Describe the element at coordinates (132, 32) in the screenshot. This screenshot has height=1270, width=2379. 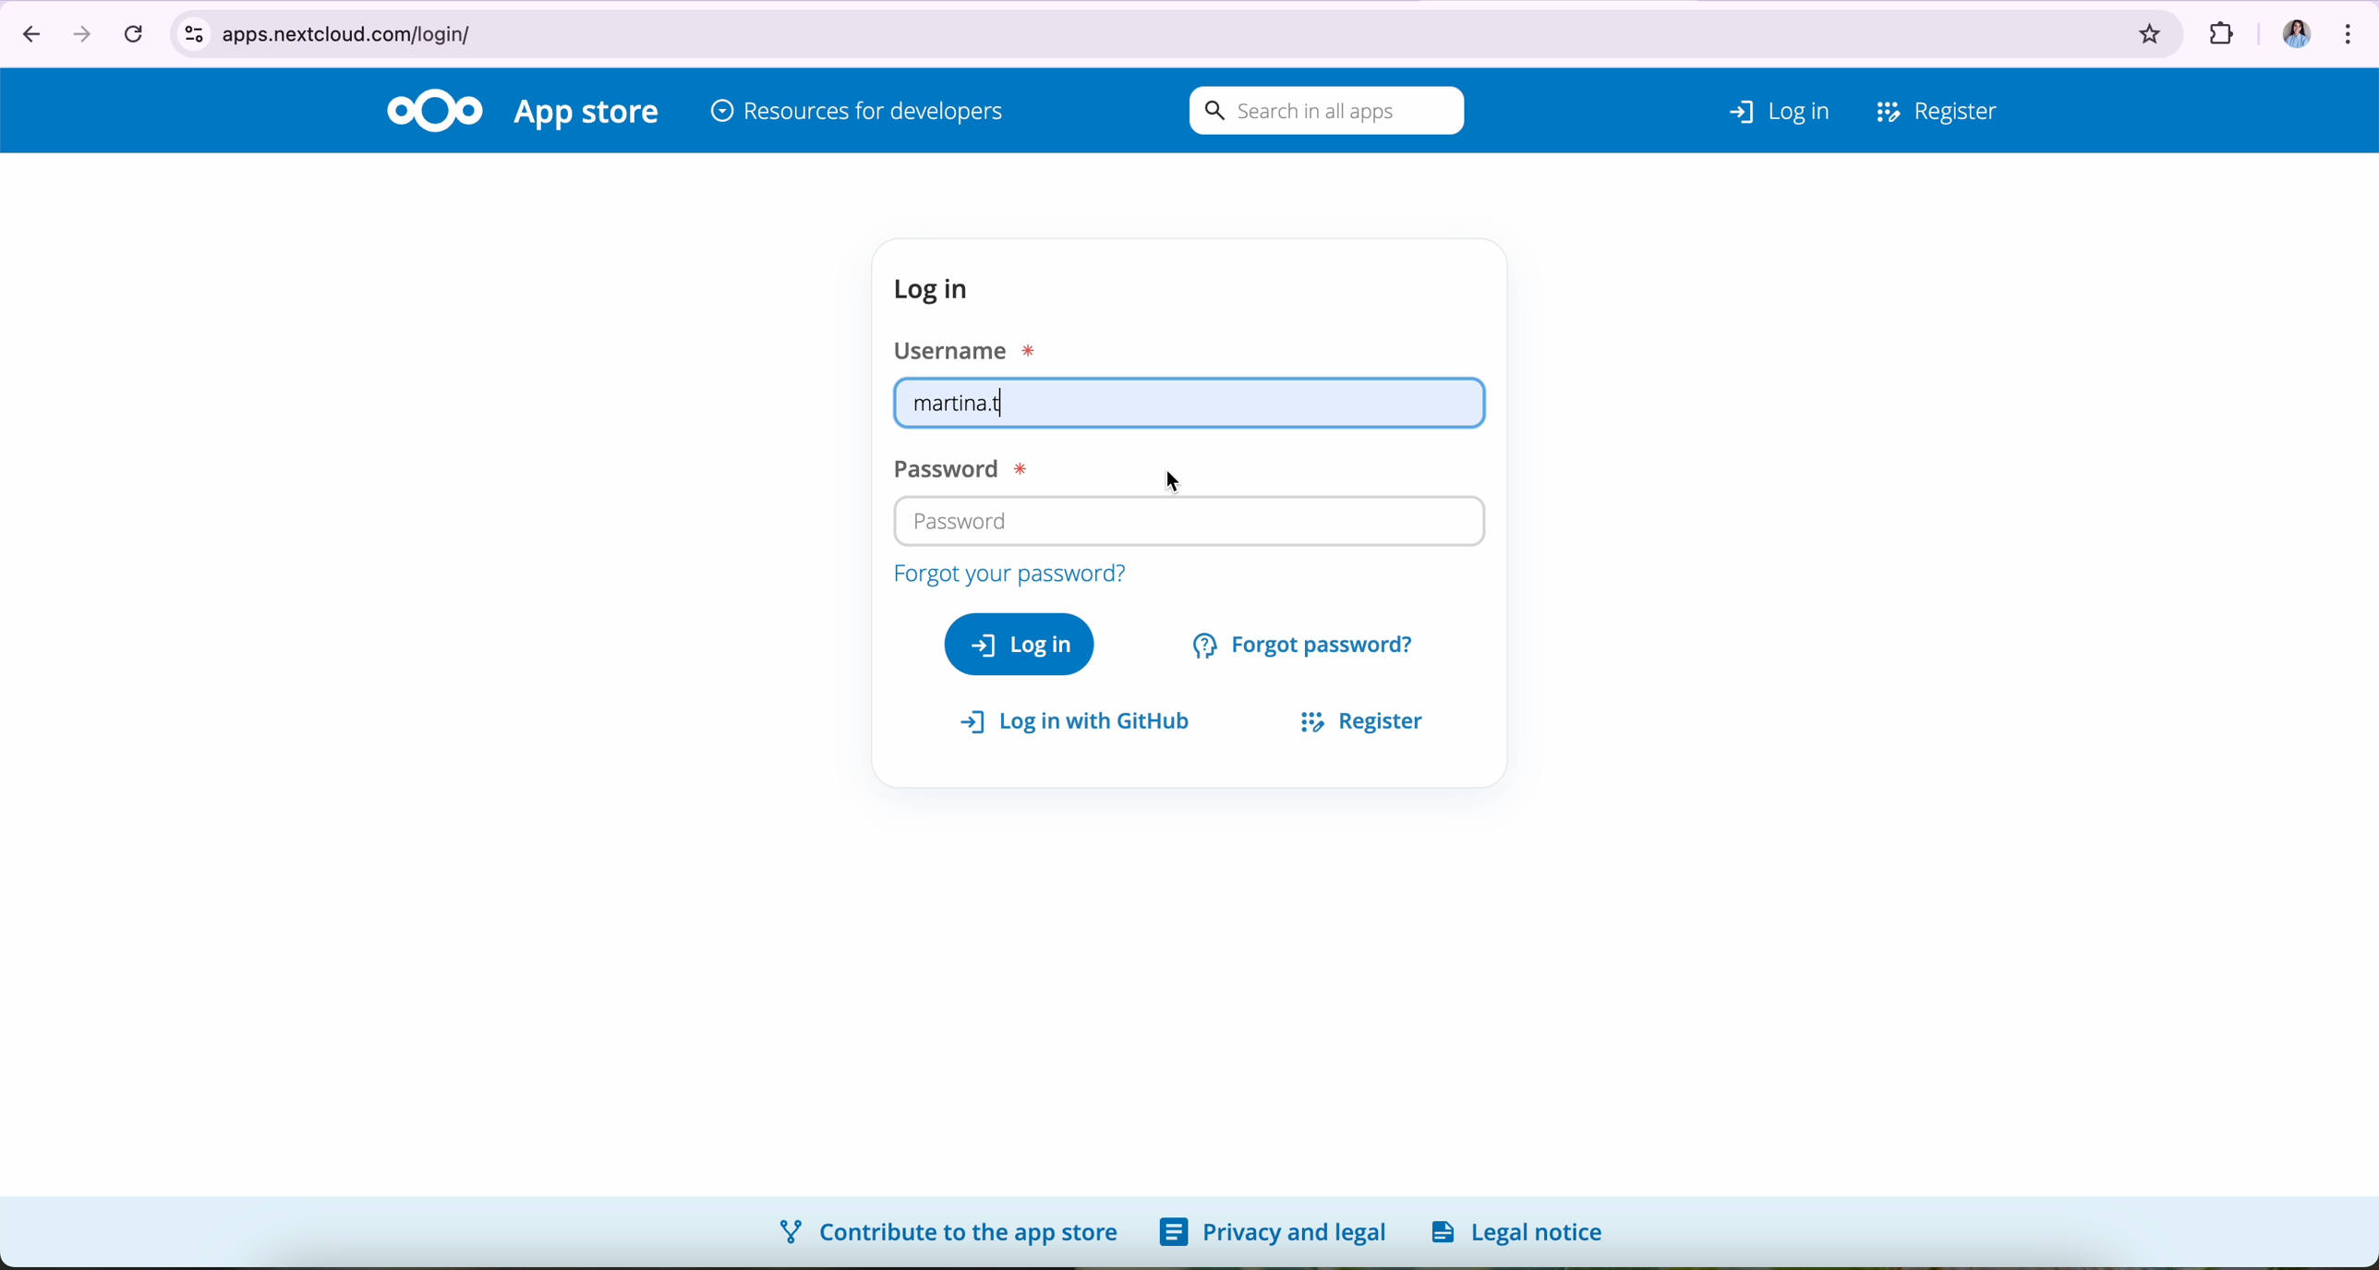
I see `cancel` at that location.